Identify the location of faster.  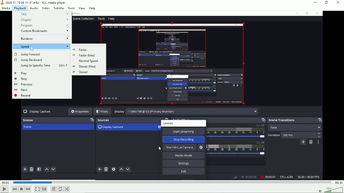
(88, 49).